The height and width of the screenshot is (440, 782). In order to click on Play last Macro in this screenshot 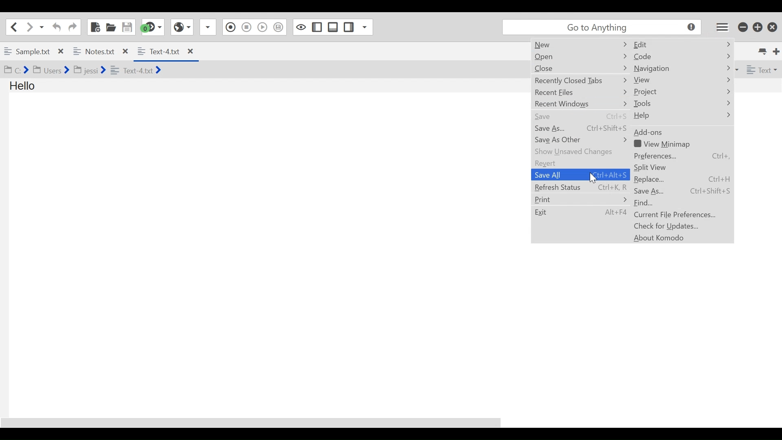, I will do `click(263, 27)`.